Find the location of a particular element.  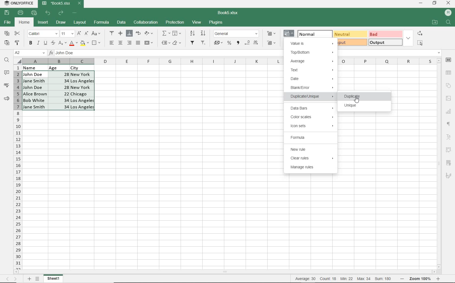

SLICER is located at coordinates (449, 163).